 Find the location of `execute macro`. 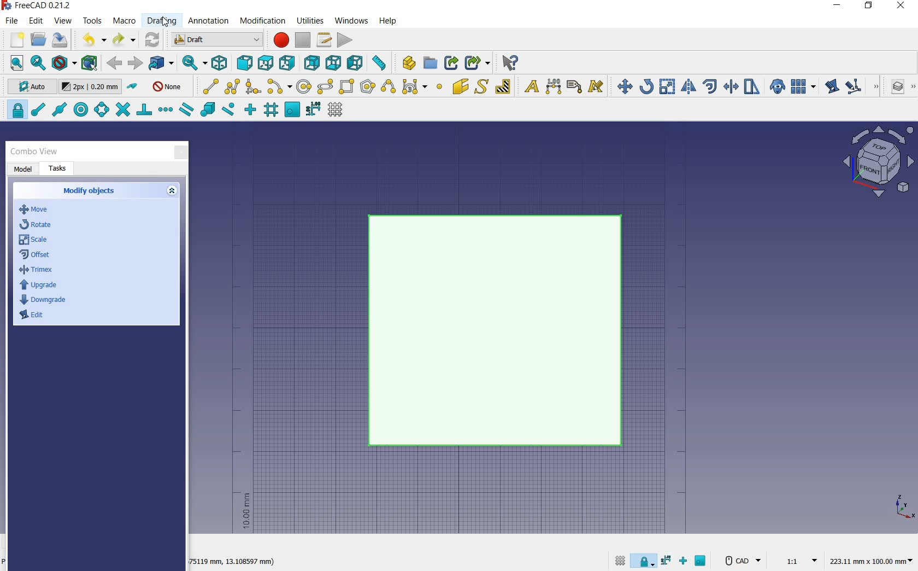

execute macro is located at coordinates (345, 40).